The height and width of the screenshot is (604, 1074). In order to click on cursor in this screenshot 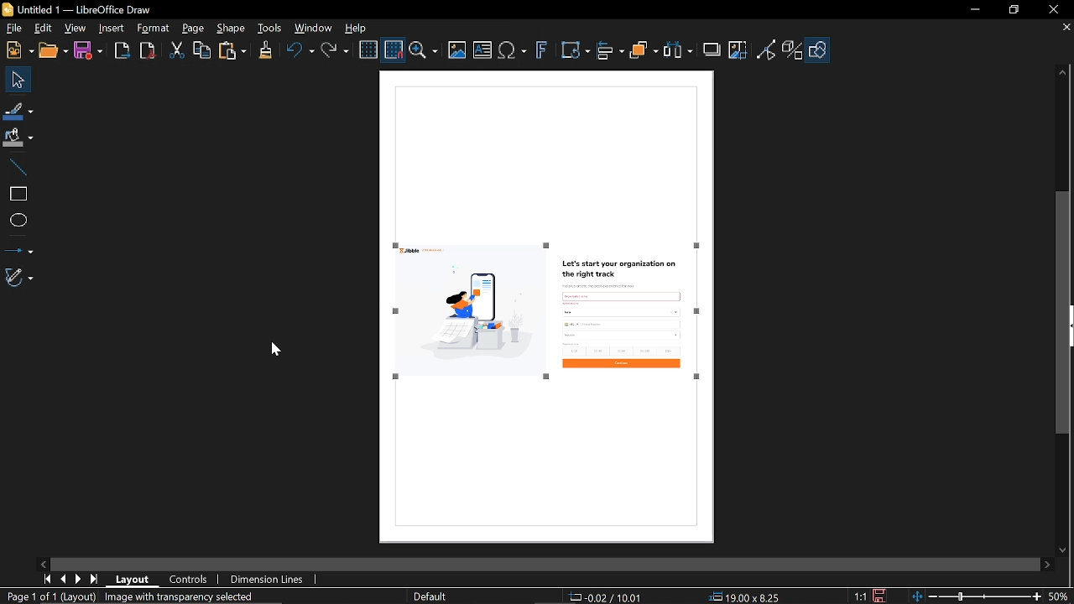, I will do `click(278, 349)`.